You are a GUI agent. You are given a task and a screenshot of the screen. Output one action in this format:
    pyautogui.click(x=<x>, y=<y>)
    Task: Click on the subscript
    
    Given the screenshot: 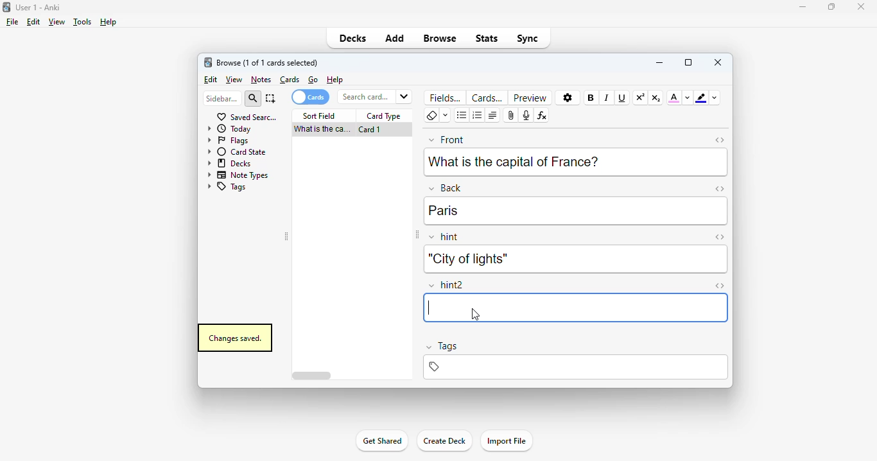 What is the action you would take?
    pyautogui.click(x=656, y=98)
    